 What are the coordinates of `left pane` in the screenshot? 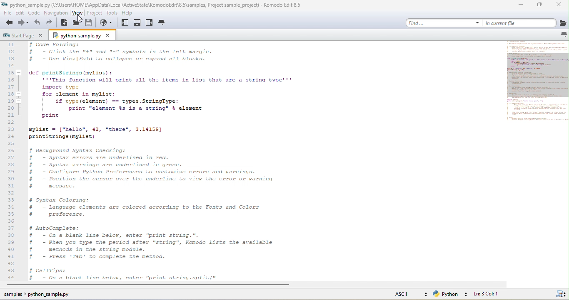 It's located at (123, 22).